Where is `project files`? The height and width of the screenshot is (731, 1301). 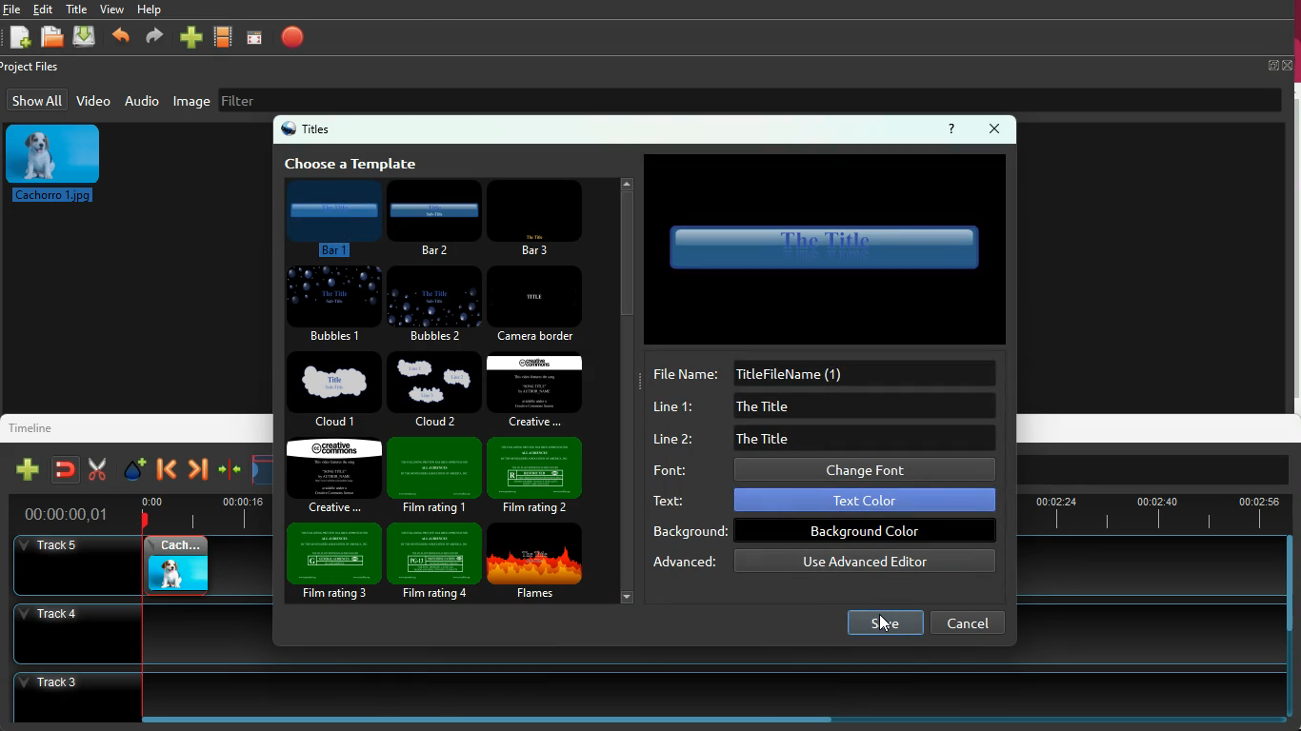 project files is located at coordinates (34, 68).